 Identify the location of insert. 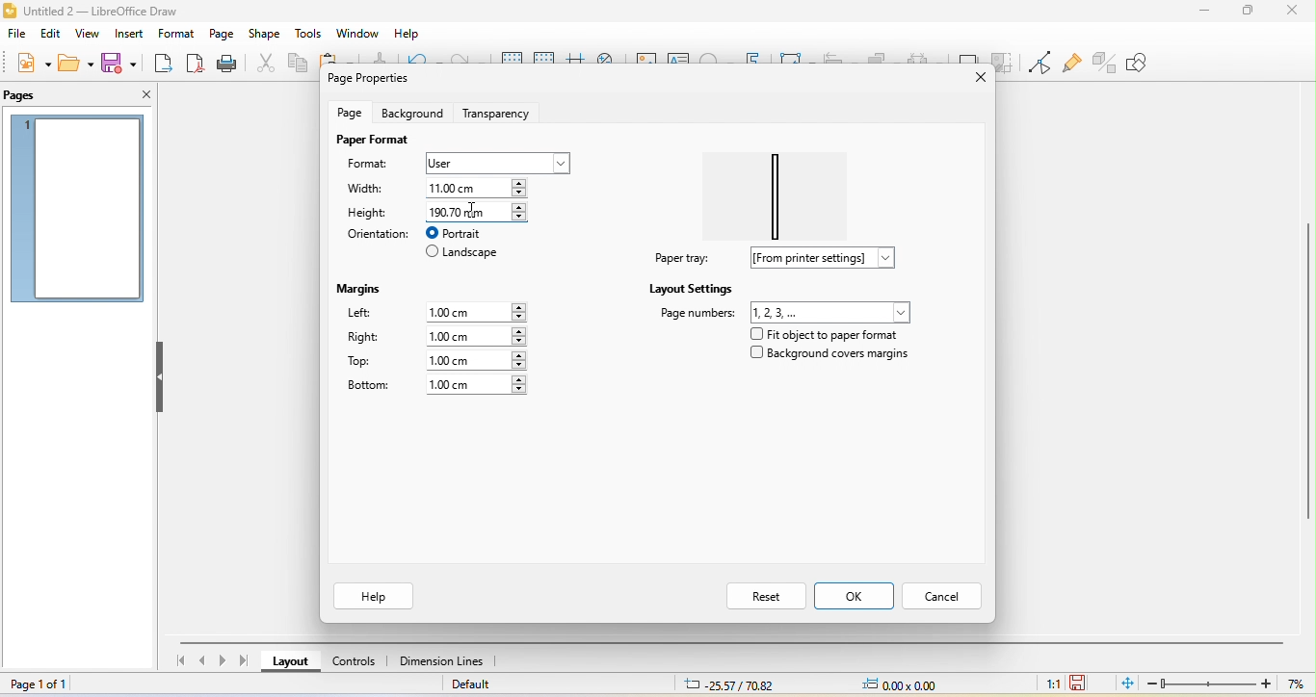
(127, 35).